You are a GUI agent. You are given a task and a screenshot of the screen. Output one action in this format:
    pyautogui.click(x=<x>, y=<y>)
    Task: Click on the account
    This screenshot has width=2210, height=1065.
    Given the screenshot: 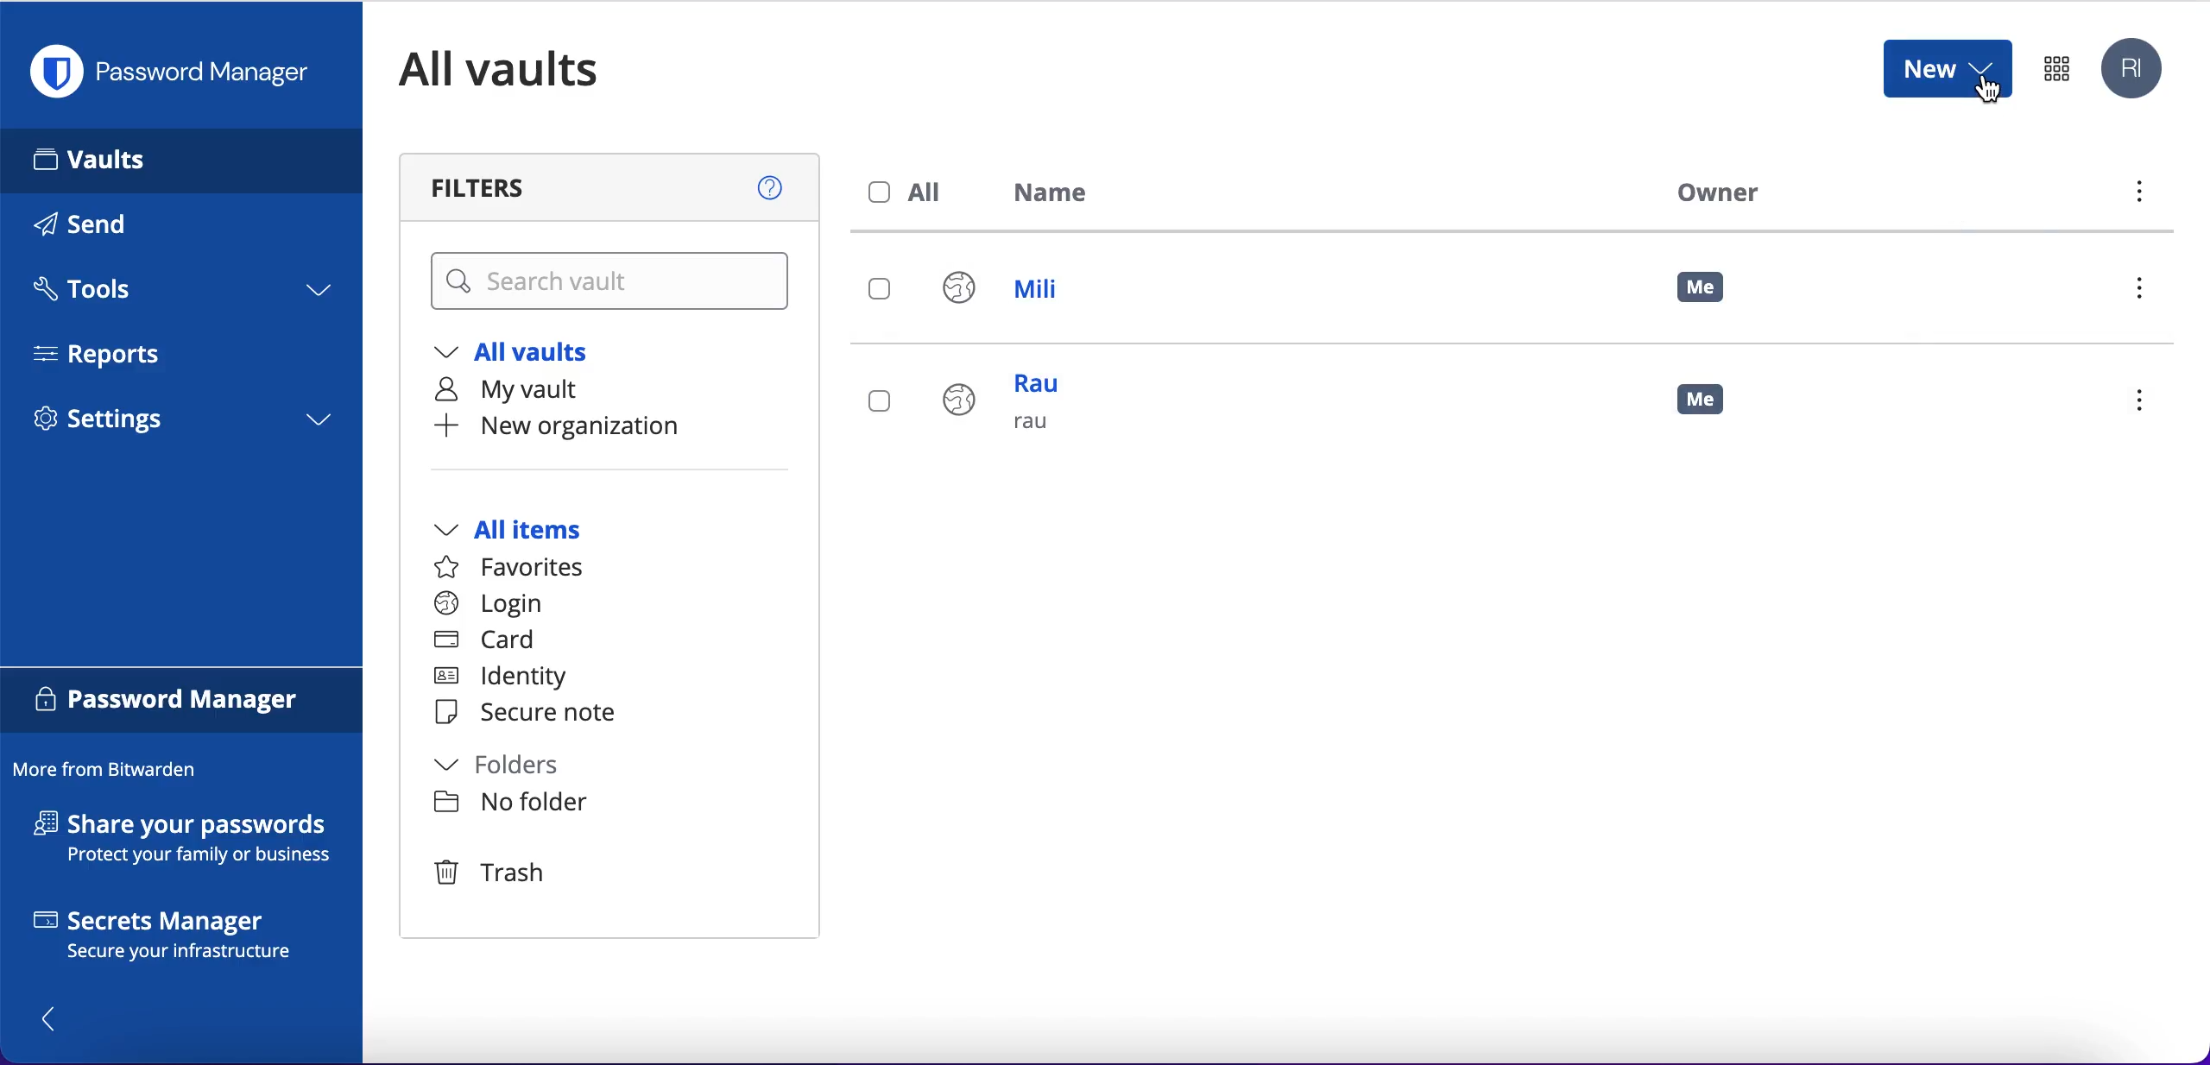 What is the action you would take?
    pyautogui.click(x=2136, y=70)
    